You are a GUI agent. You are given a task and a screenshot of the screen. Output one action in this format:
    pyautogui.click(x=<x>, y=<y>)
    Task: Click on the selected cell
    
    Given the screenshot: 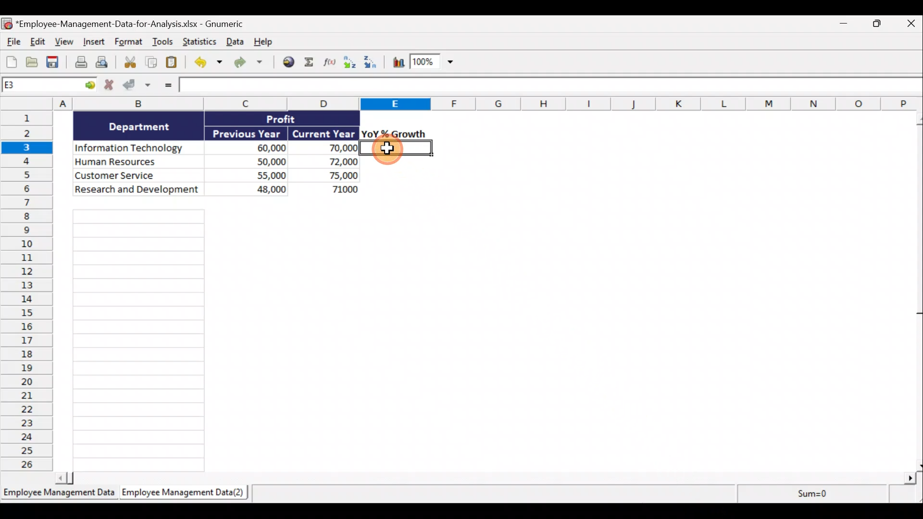 What is the action you would take?
    pyautogui.click(x=396, y=148)
    